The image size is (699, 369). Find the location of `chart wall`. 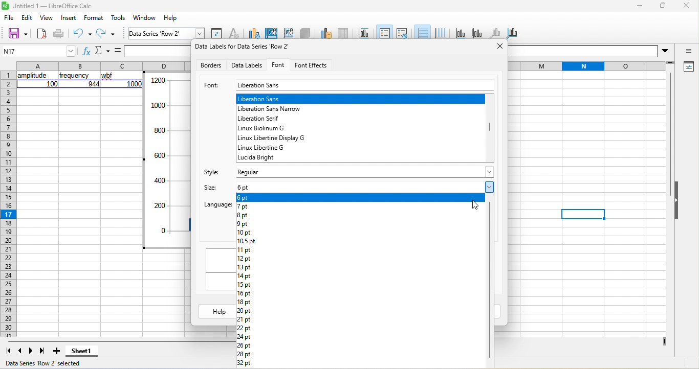

chart wall is located at coordinates (288, 32).